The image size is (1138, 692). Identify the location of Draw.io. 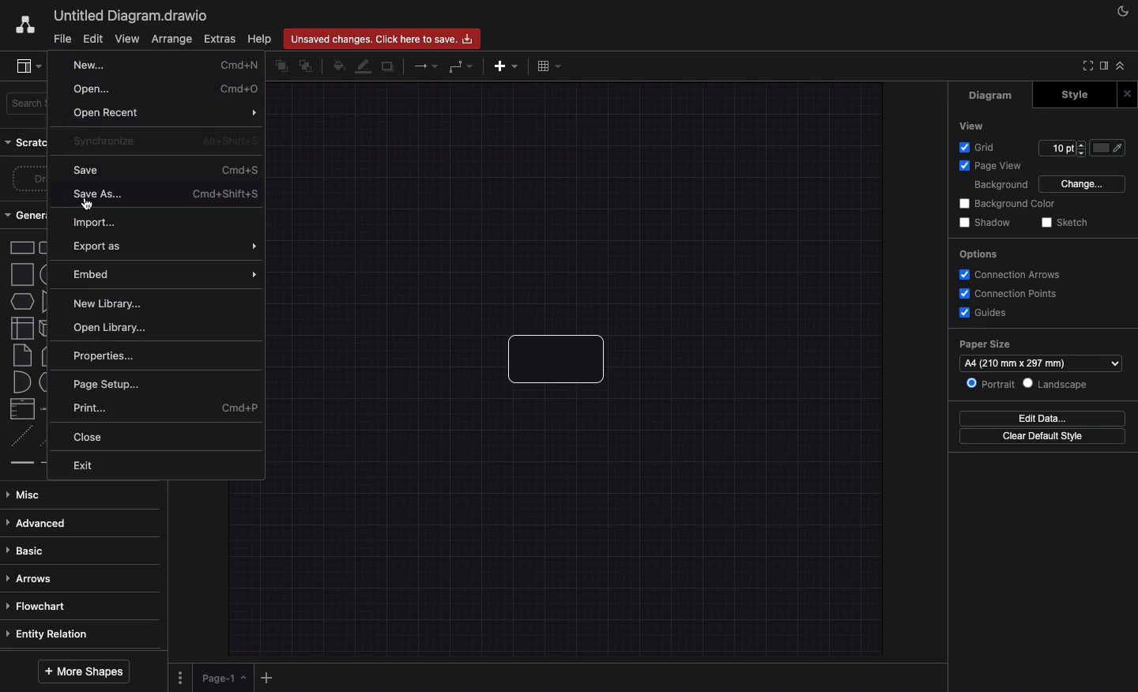
(21, 28).